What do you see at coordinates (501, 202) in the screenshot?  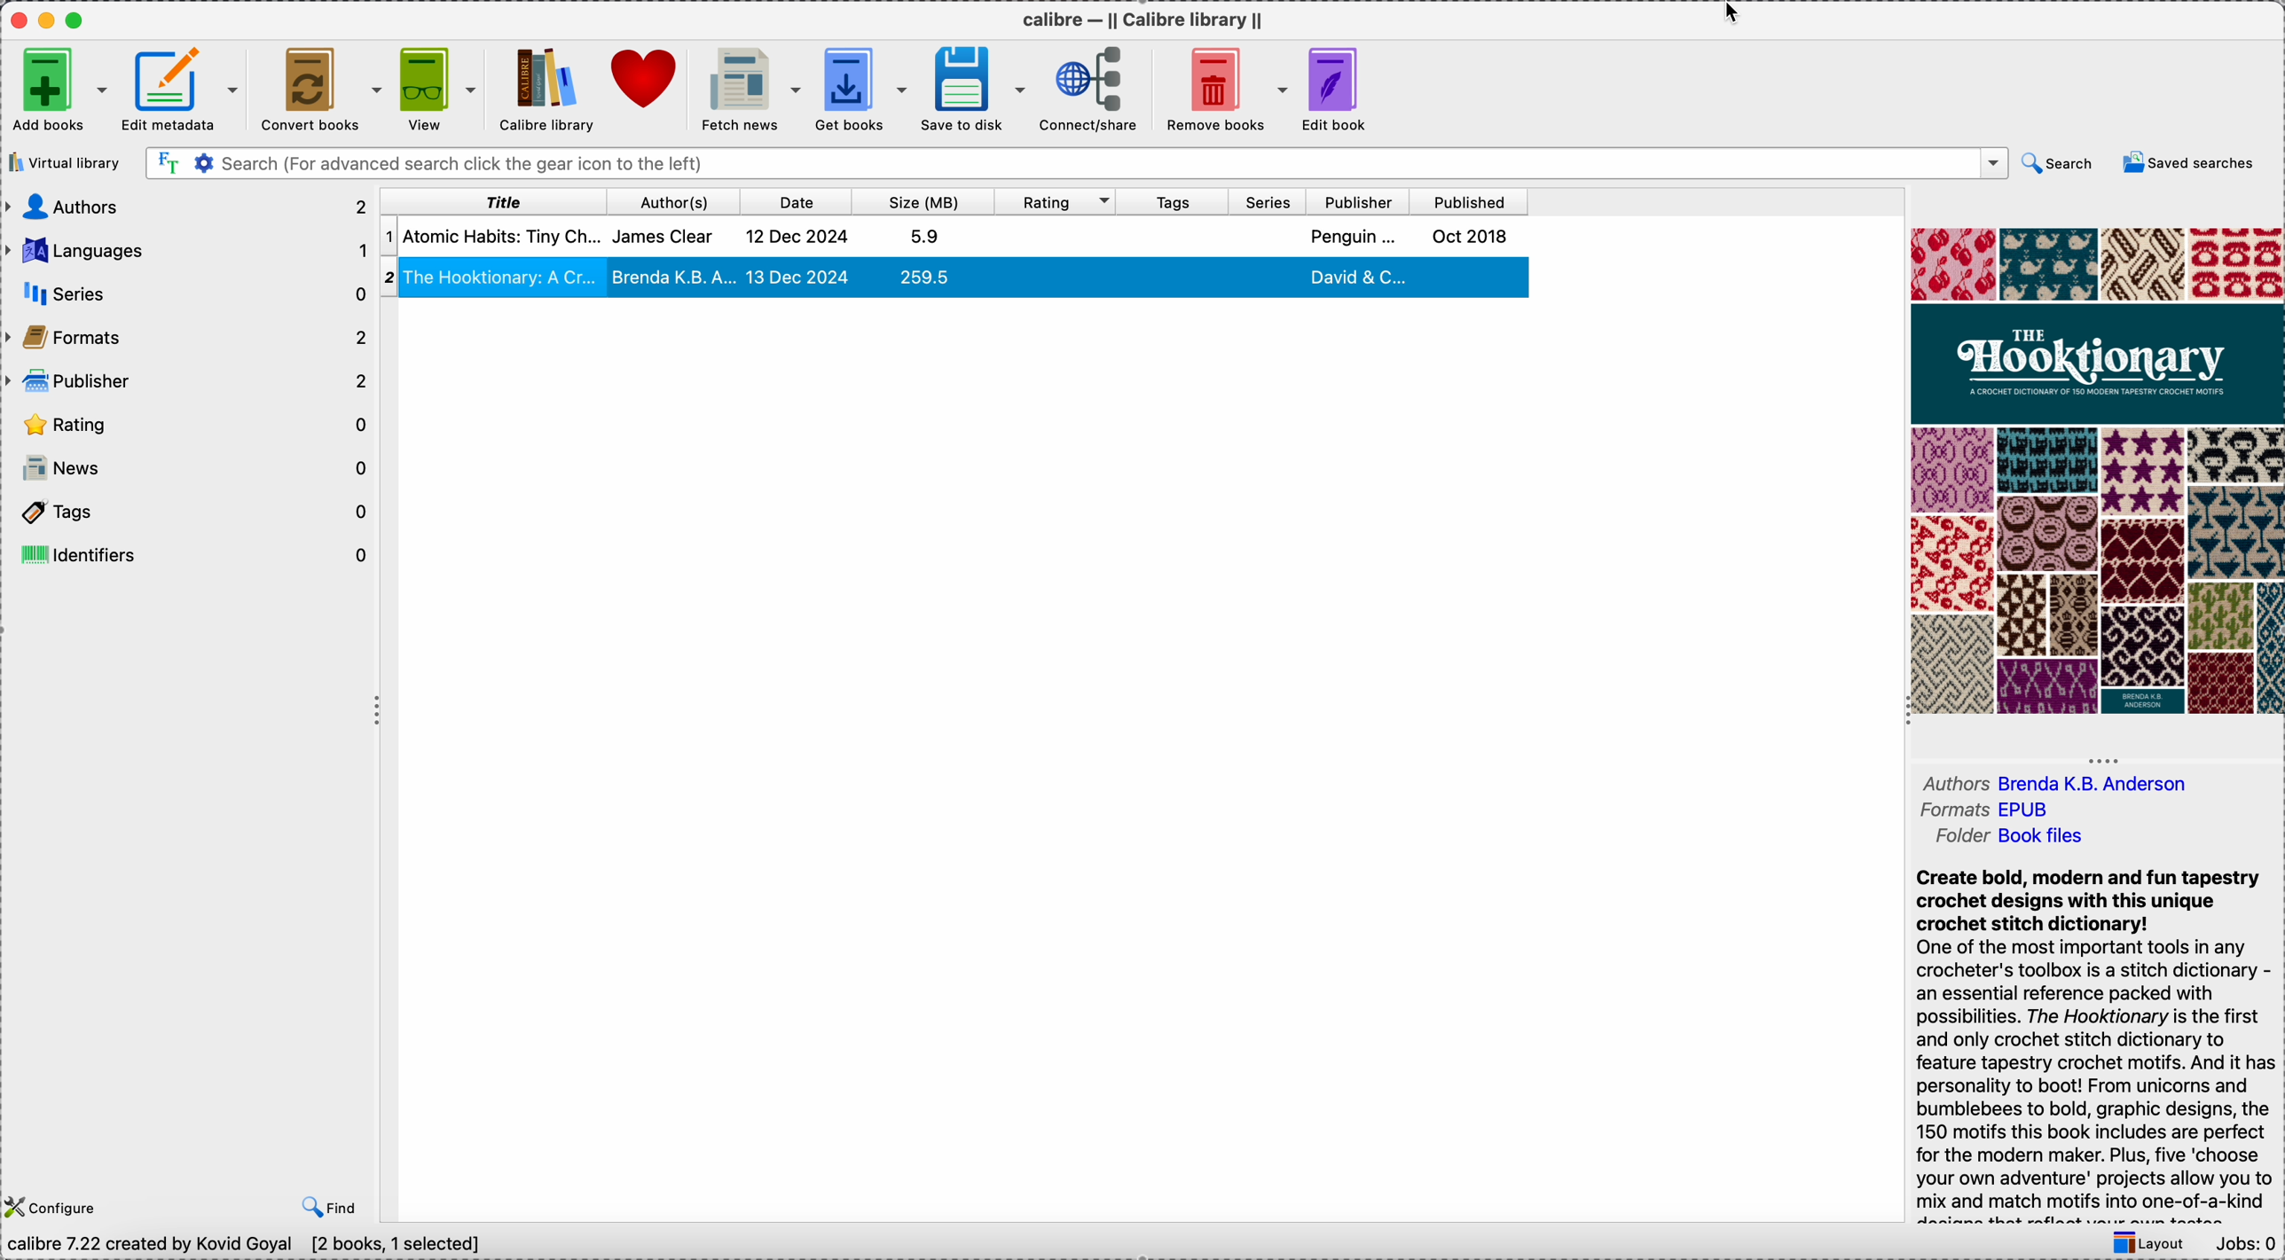 I see `title` at bounding box center [501, 202].